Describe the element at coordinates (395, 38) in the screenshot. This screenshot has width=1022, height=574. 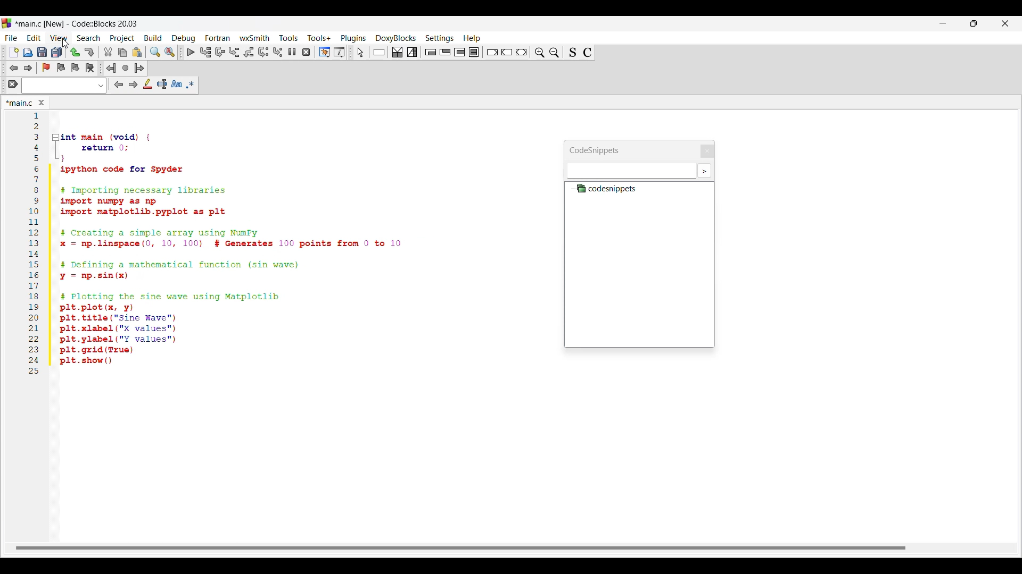
I see `DoxyBlocks menu` at that location.